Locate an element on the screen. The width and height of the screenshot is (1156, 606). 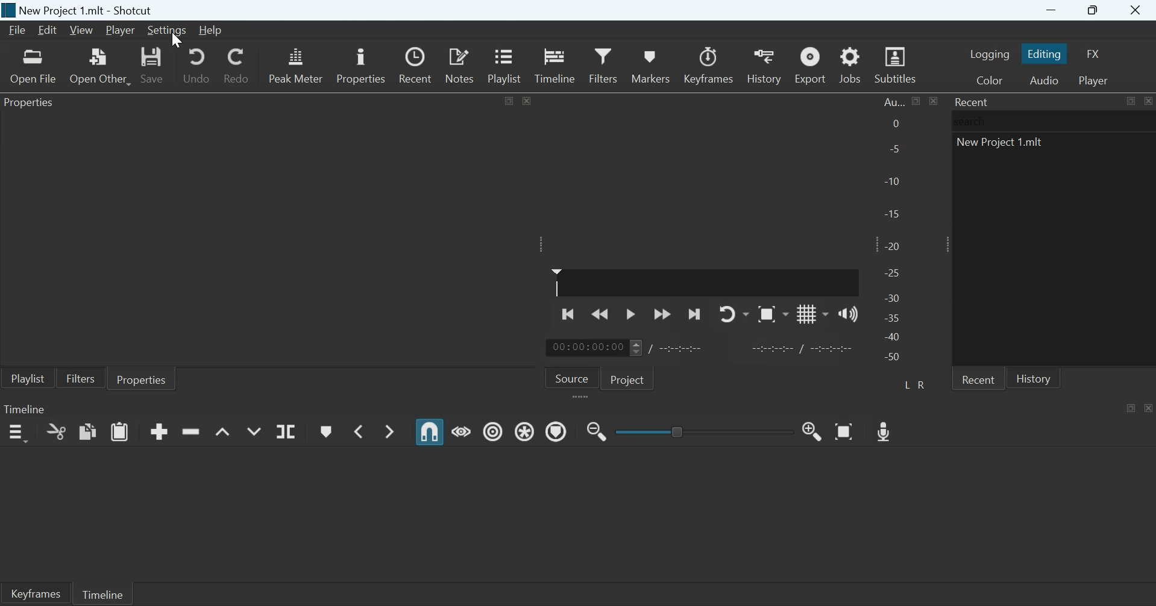
Timeline menu is located at coordinates (17, 433).